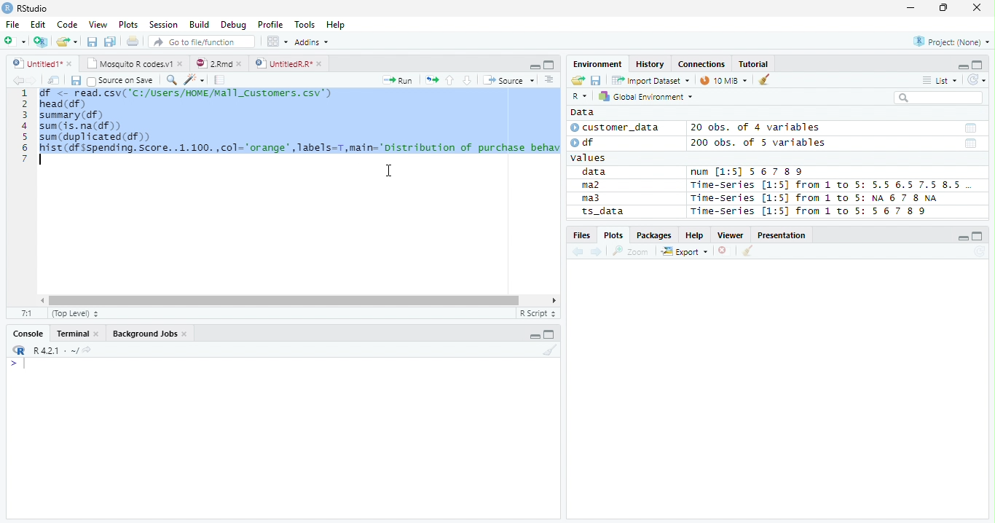 This screenshot has width=995, height=523. What do you see at coordinates (961, 66) in the screenshot?
I see `Minimze` at bounding box center [961, 66].